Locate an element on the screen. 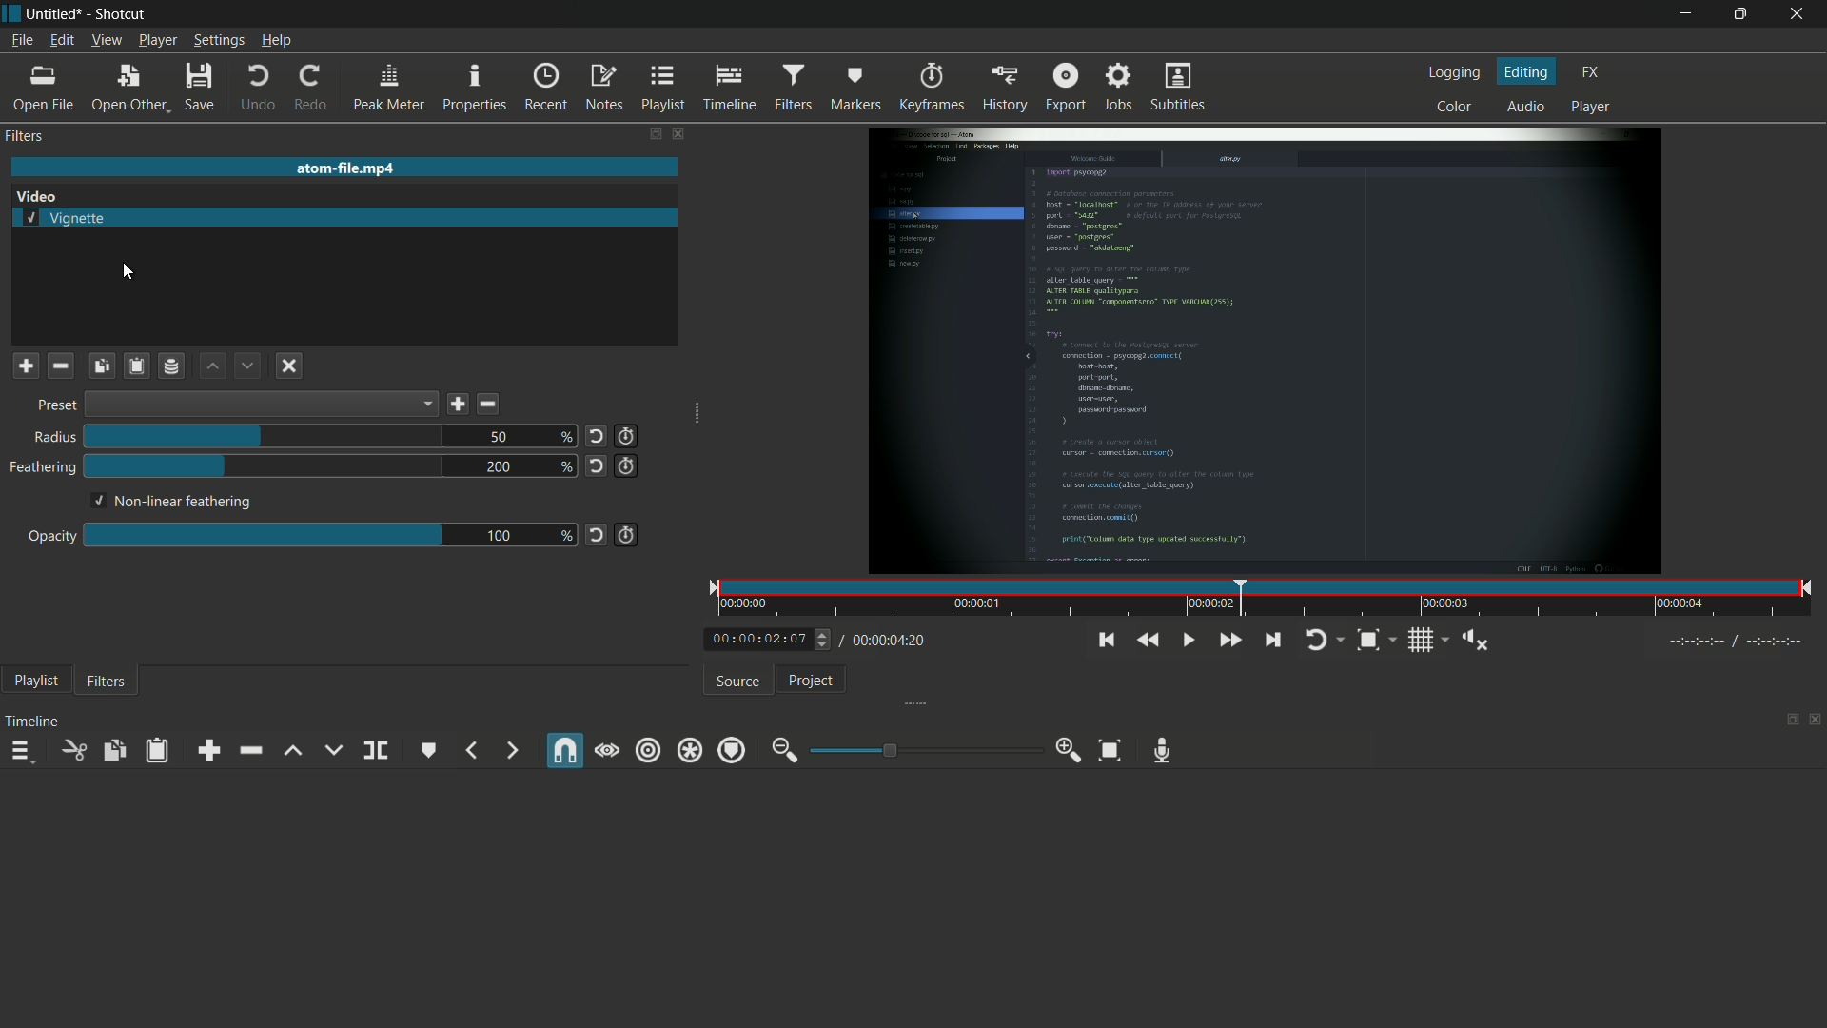 Image resolution: width=1827 pixels, height=1028 pixels. cursor is located at coordinates (126, 271).